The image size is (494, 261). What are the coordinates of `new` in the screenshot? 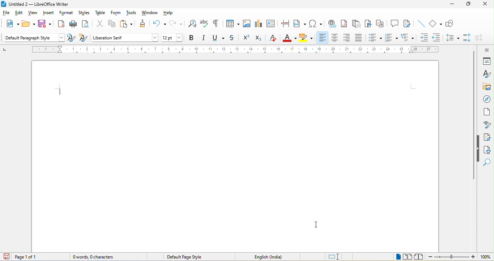 It's located at (11, 23).